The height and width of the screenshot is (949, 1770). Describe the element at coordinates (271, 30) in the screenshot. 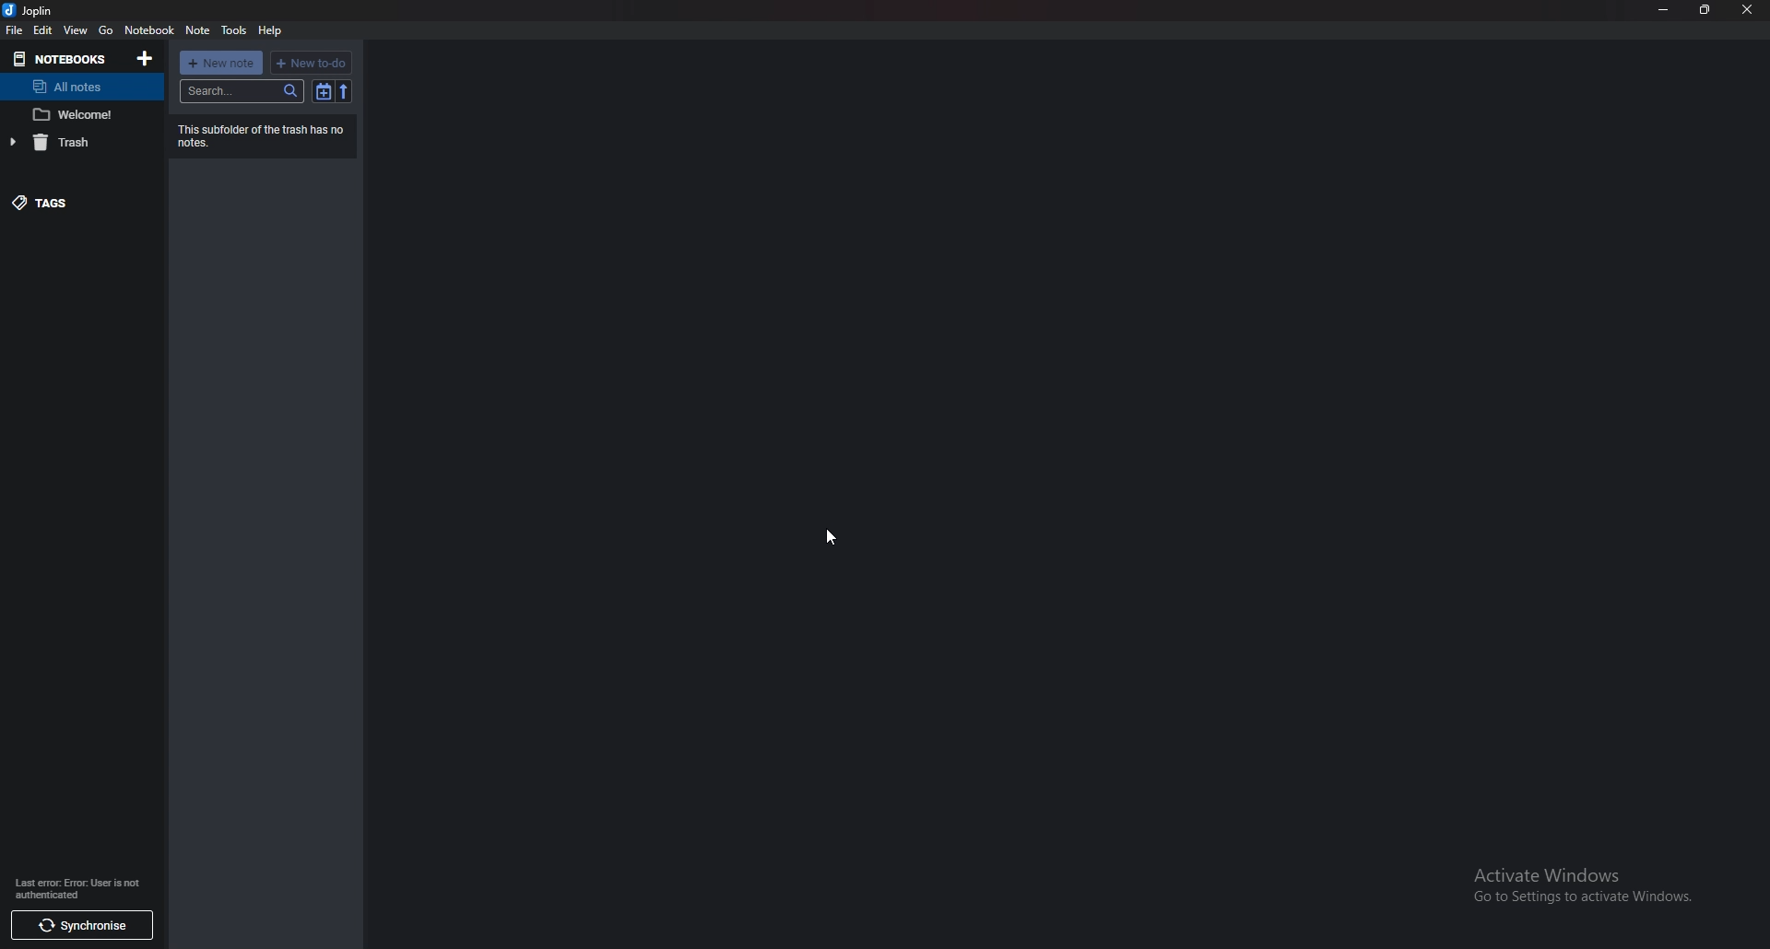

I see `hep` at that location.